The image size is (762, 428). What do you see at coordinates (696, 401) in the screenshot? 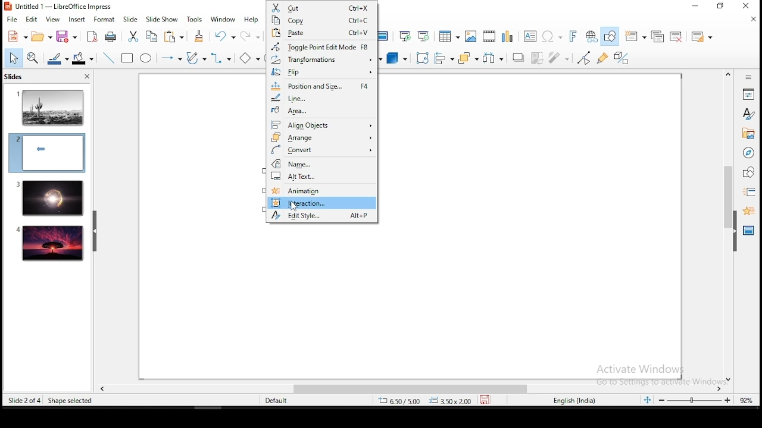
I see `zoom` at bounding box center [696, 401].